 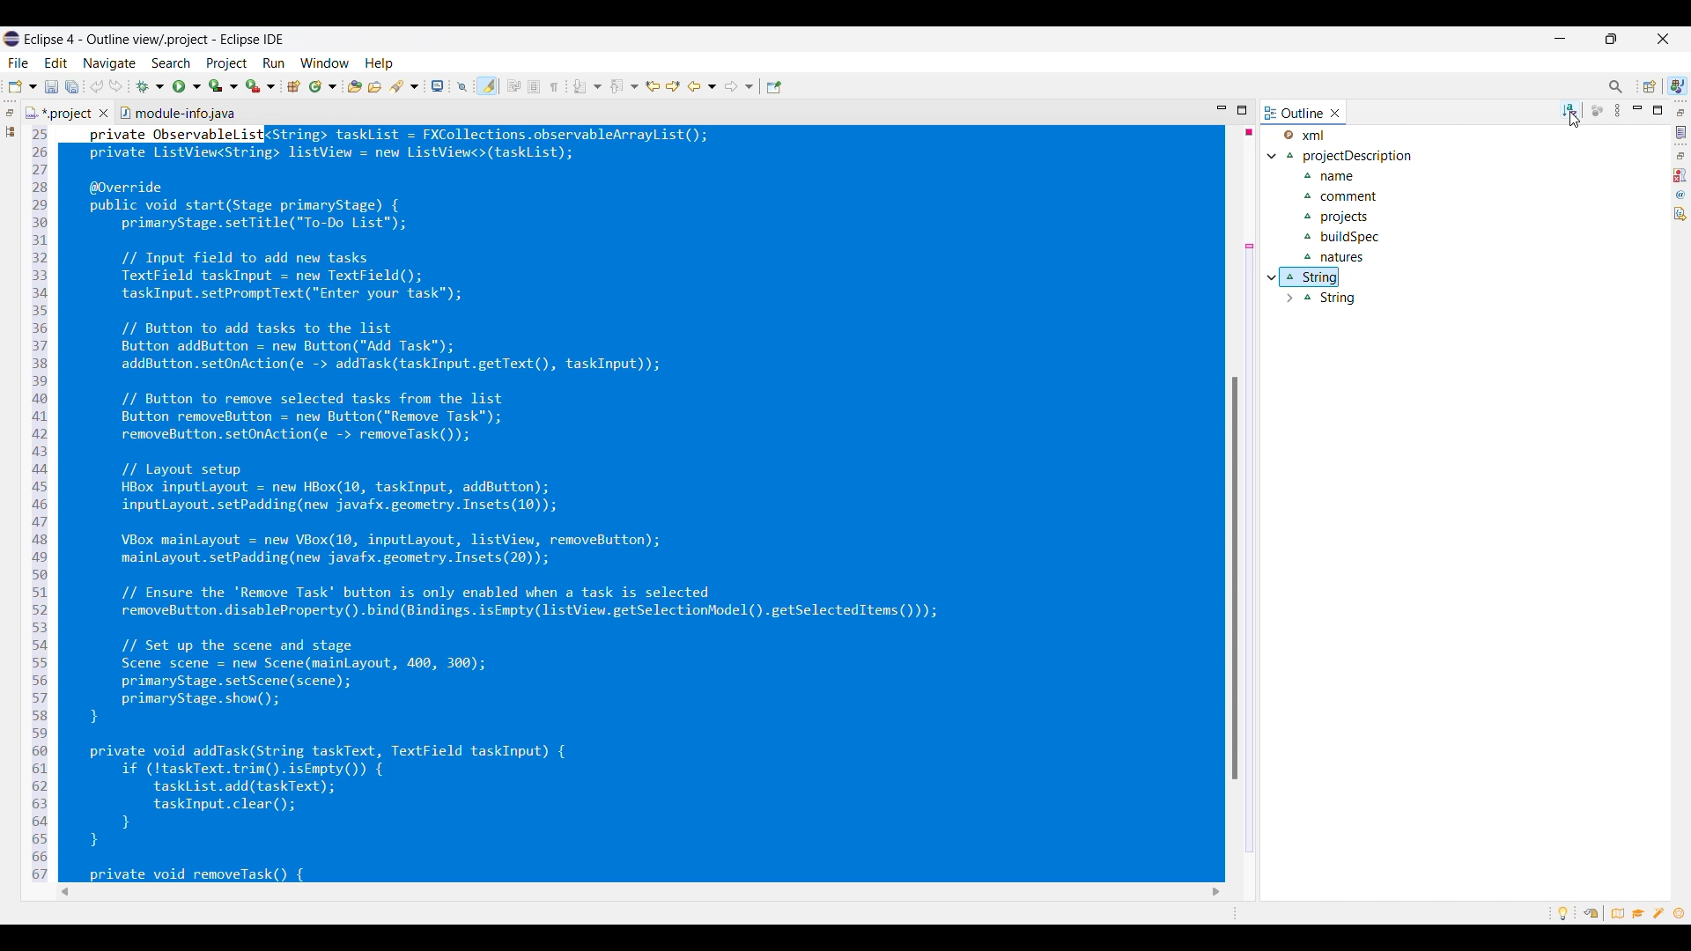 What do you see at coordinates (513, 85) in the screenshot?
I see `Toggle word wrap` at bounding box center [513, 85].